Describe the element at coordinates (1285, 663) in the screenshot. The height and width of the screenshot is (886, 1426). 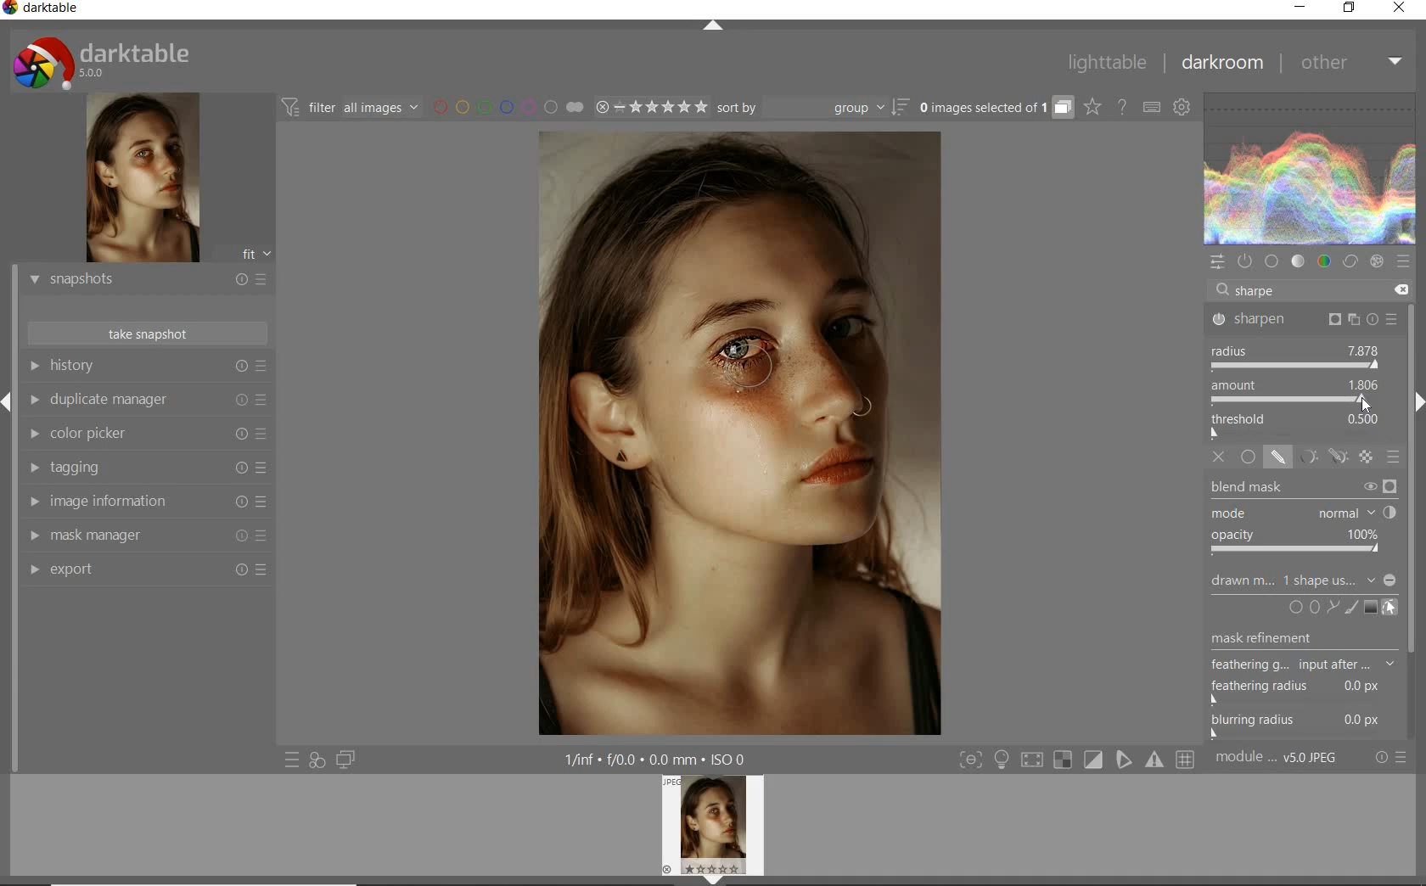
I see `FEATHERING G...Input after` at that location.